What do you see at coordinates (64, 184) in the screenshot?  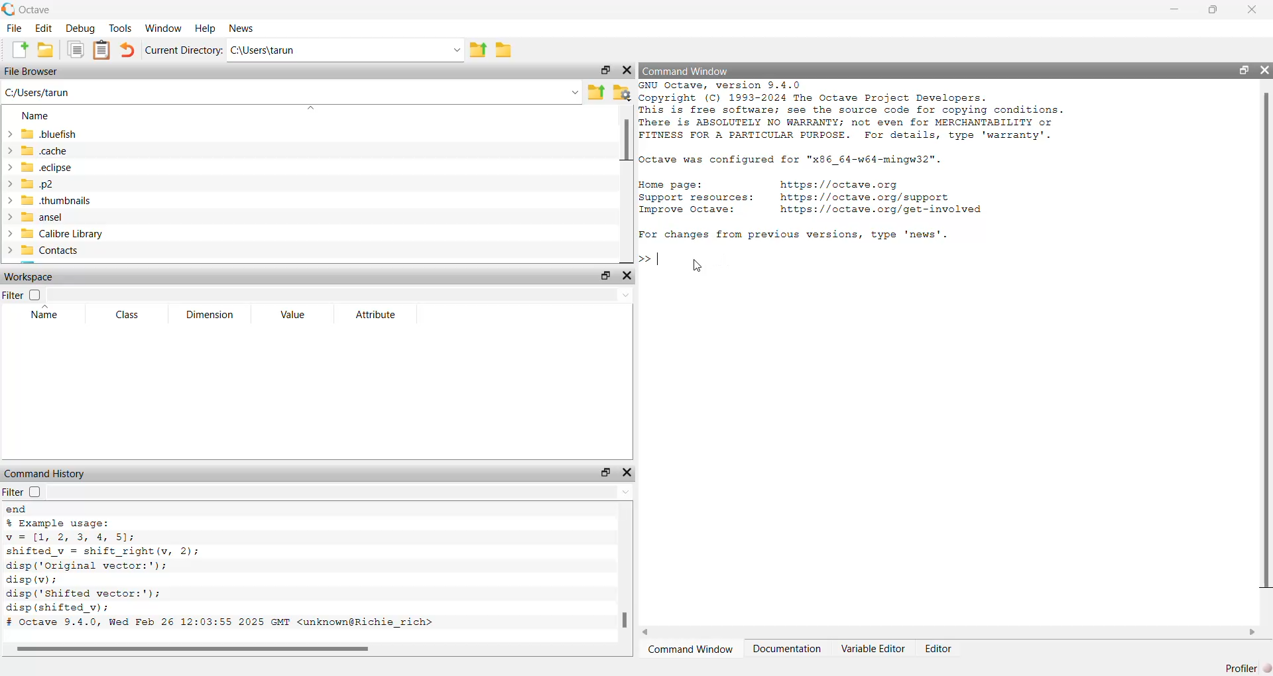 I see `.p2` at bounding box center [64, 184].